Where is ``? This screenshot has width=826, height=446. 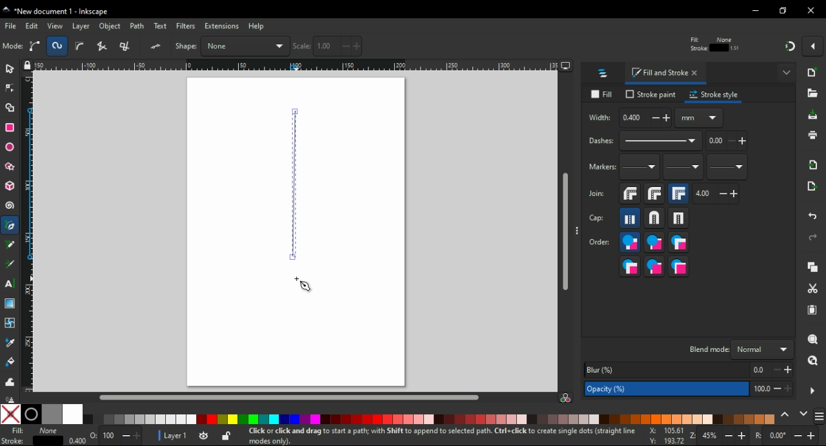  is located at coordinates (715, 193).